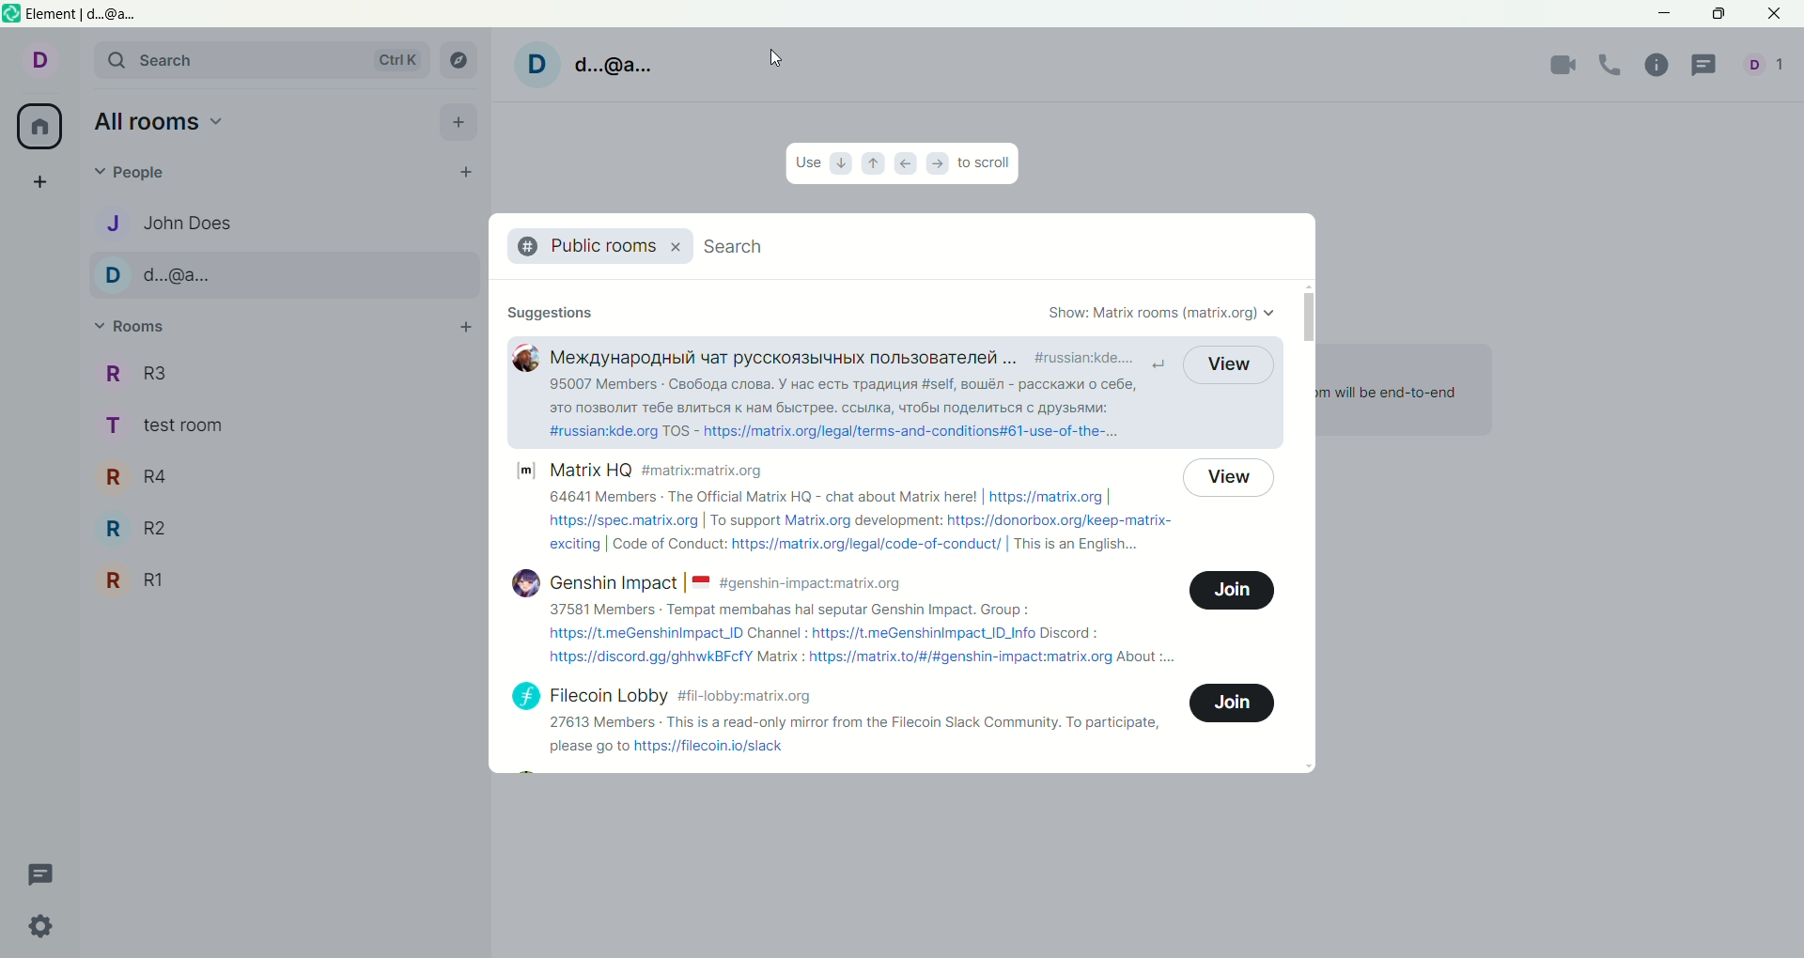 This screenshot has width=1804, height=958. I want to click on Indonesia flag, so click(702, 583).